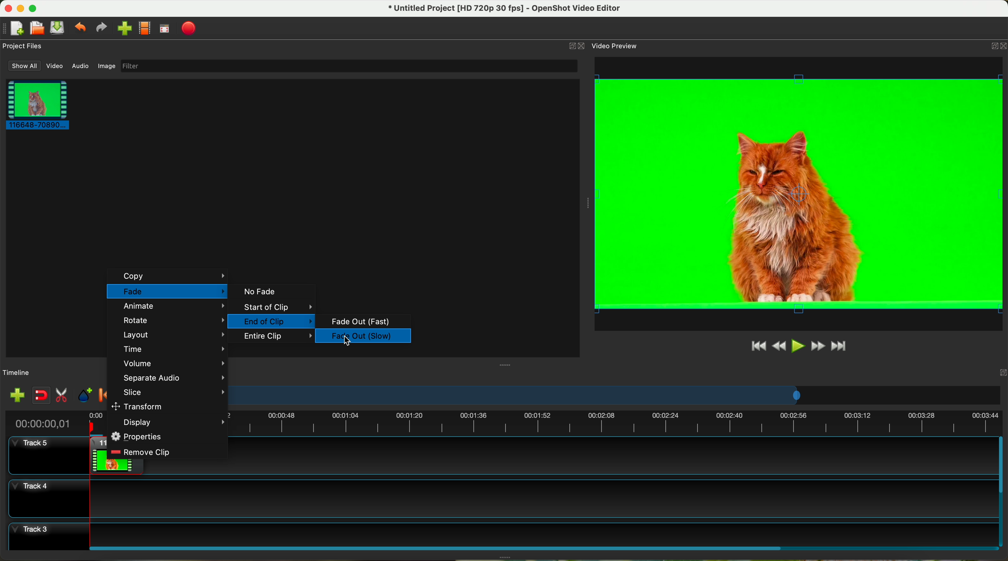 The height and width of the screenshot is (561, 1008). What do you see at coordinates (81, 66) in the screenshot?
I see `audio` at bounding box center [81, 66].